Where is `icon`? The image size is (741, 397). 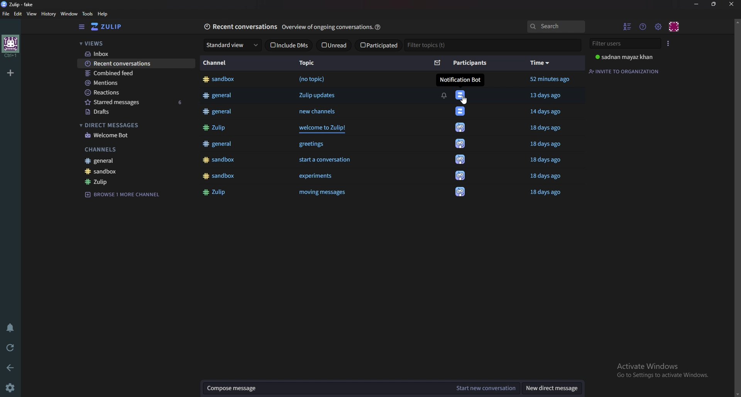
icon is located at coordinates (460, 158).